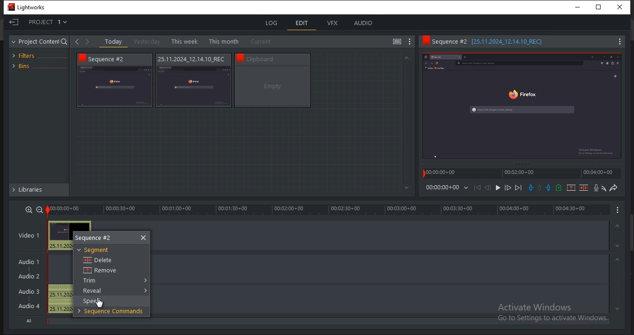  What do you see at coordinates (86, 43) in the screenshot?
I see `Forward` at bounding box center [86, 43].